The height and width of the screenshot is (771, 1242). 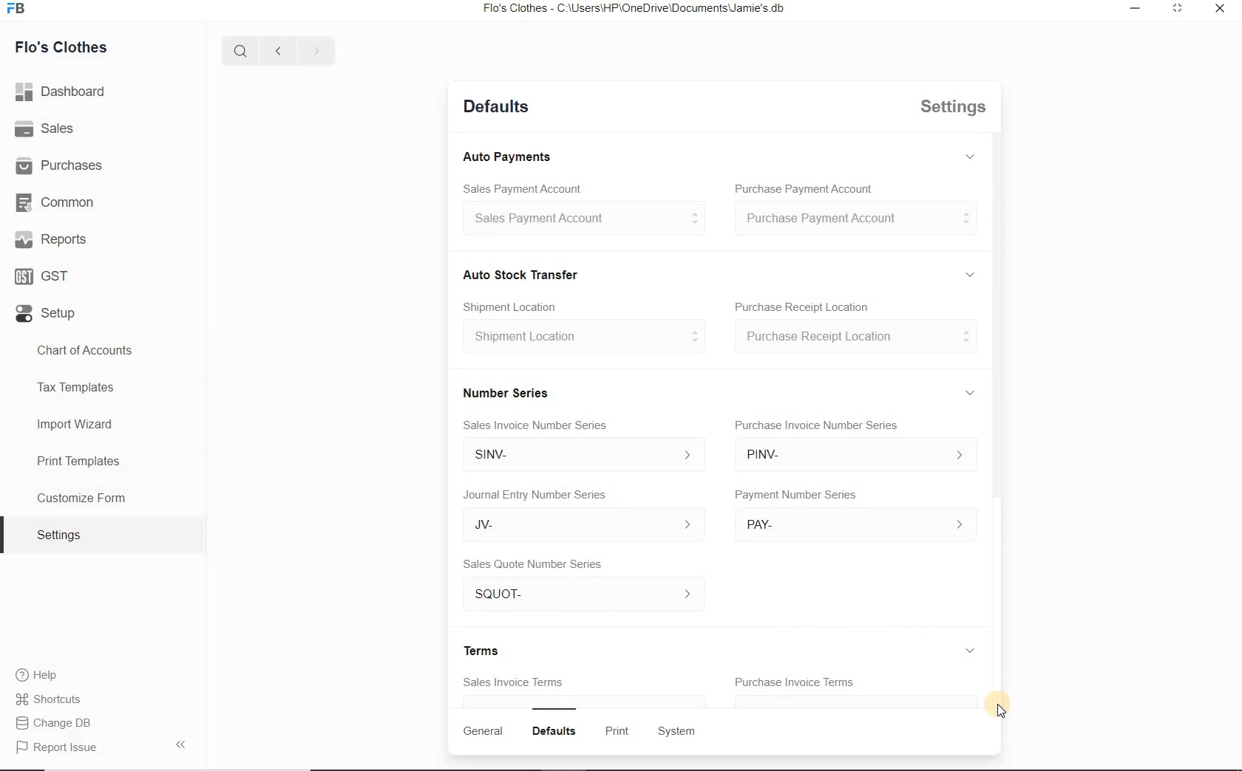 What do you see at coordinates (816, 425) in the screenshot?
I see `Purchase Invoice Number Series` at bounding box center [816, 425].